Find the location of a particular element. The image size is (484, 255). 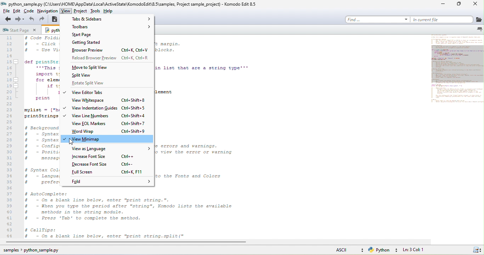

tools is located at coordinates (96, 12).